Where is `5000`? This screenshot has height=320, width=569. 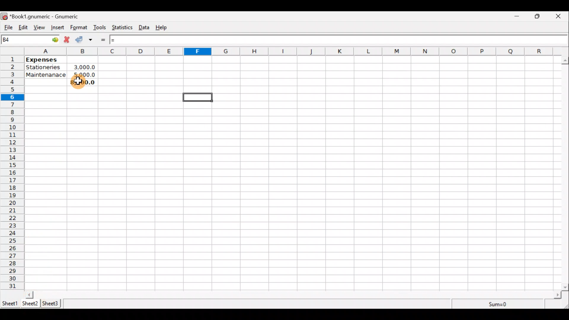
5000 is located at coordinates (84, 75).